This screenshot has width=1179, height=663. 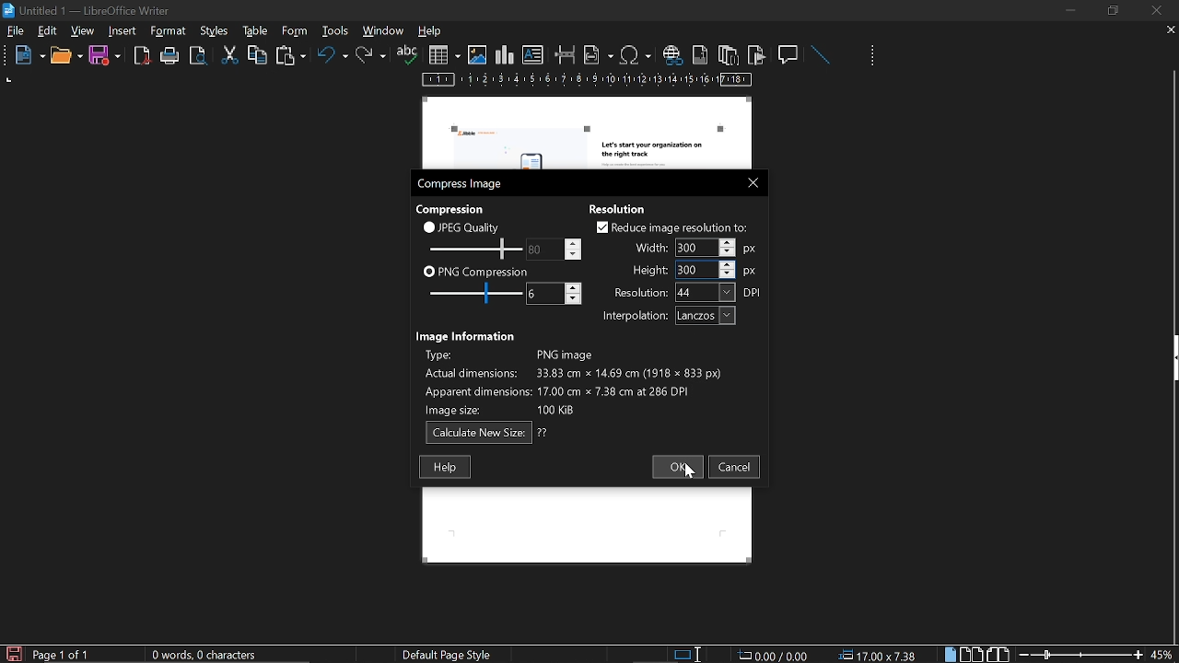 What do you see at coordinates (1171, 31) in the screenshot?
I see `close tab` at bounding box center [1171, 31].